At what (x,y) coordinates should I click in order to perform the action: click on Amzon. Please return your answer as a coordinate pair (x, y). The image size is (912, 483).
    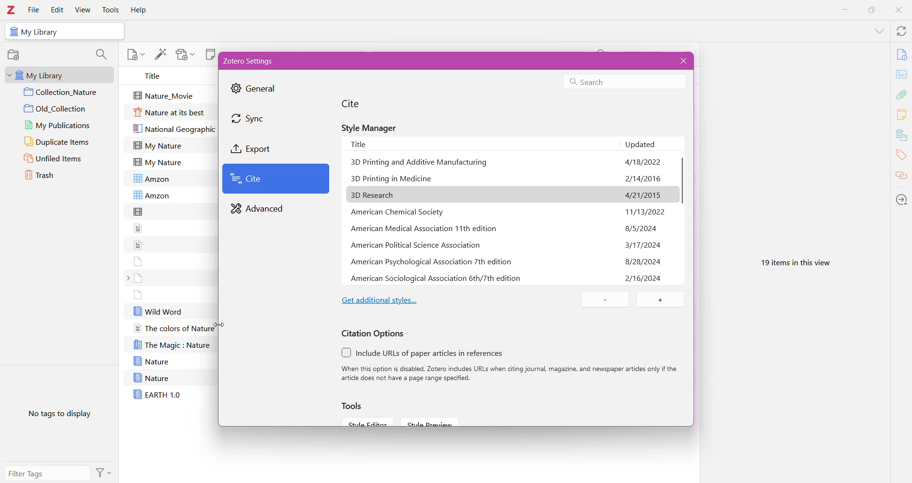
    Looking at the image, I should click on (155, 178).